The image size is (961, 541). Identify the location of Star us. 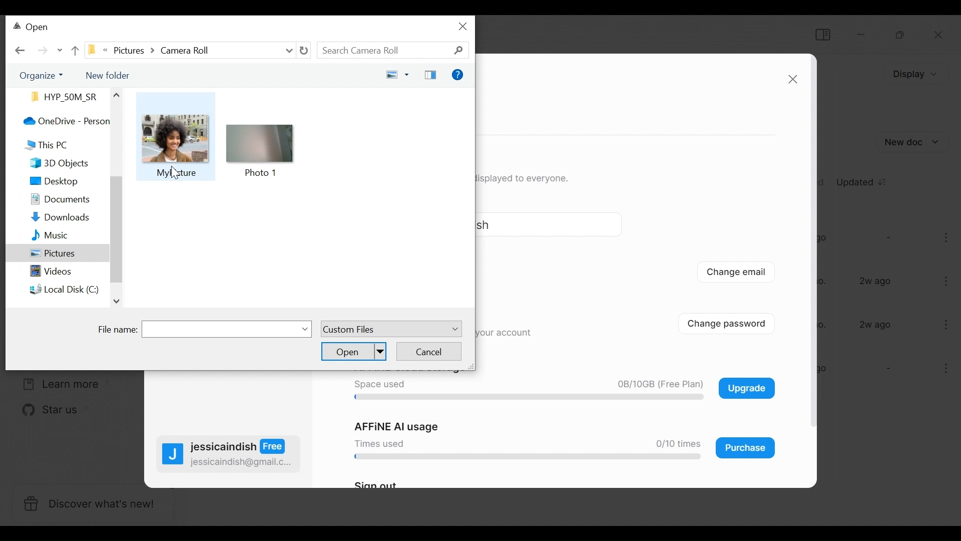
(44, 411).